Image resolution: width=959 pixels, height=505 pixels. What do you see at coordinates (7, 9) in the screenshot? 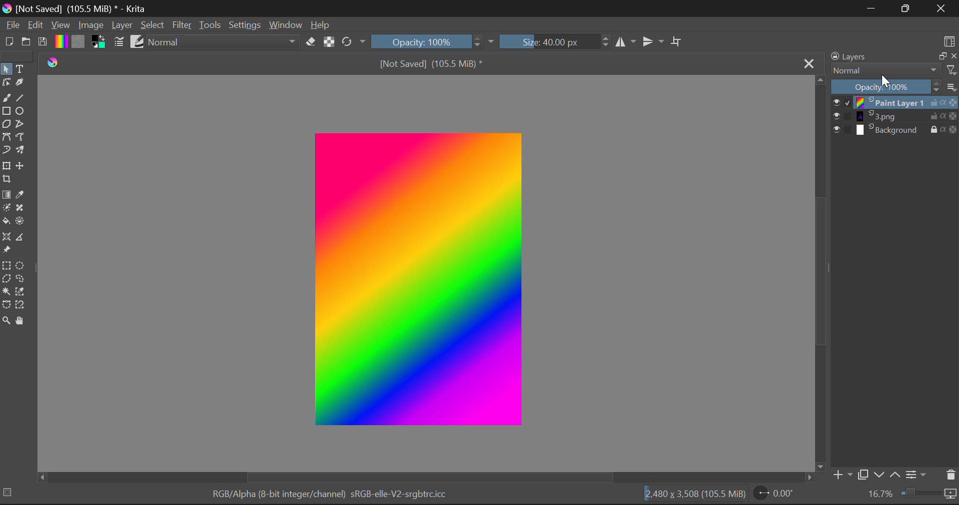
I see `logo` at bounding box center [7, 9].